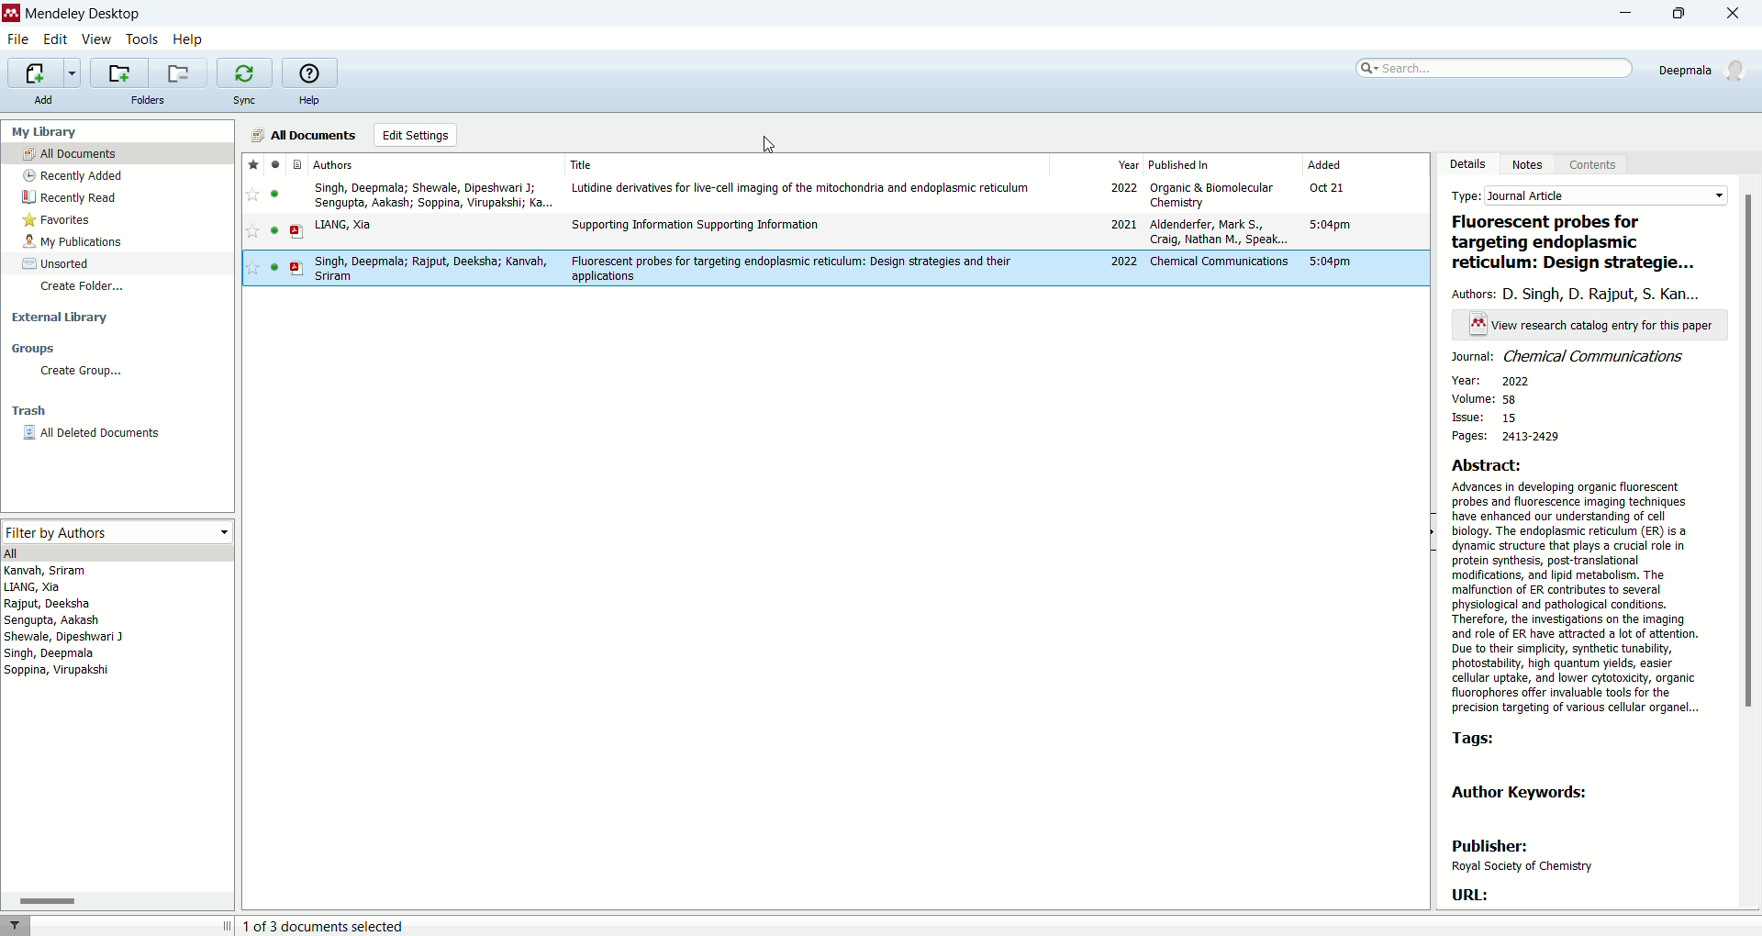  What do you see at coordinates (79, 373) in the screenshot?
I see `create group` at bounding box center [79, 373].